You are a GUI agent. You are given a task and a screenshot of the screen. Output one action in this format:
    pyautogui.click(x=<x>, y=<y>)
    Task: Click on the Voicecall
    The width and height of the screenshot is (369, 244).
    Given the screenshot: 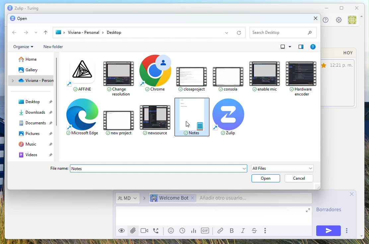 What is the action you would take?
    pyautogui.click(x=157, y=231)
    